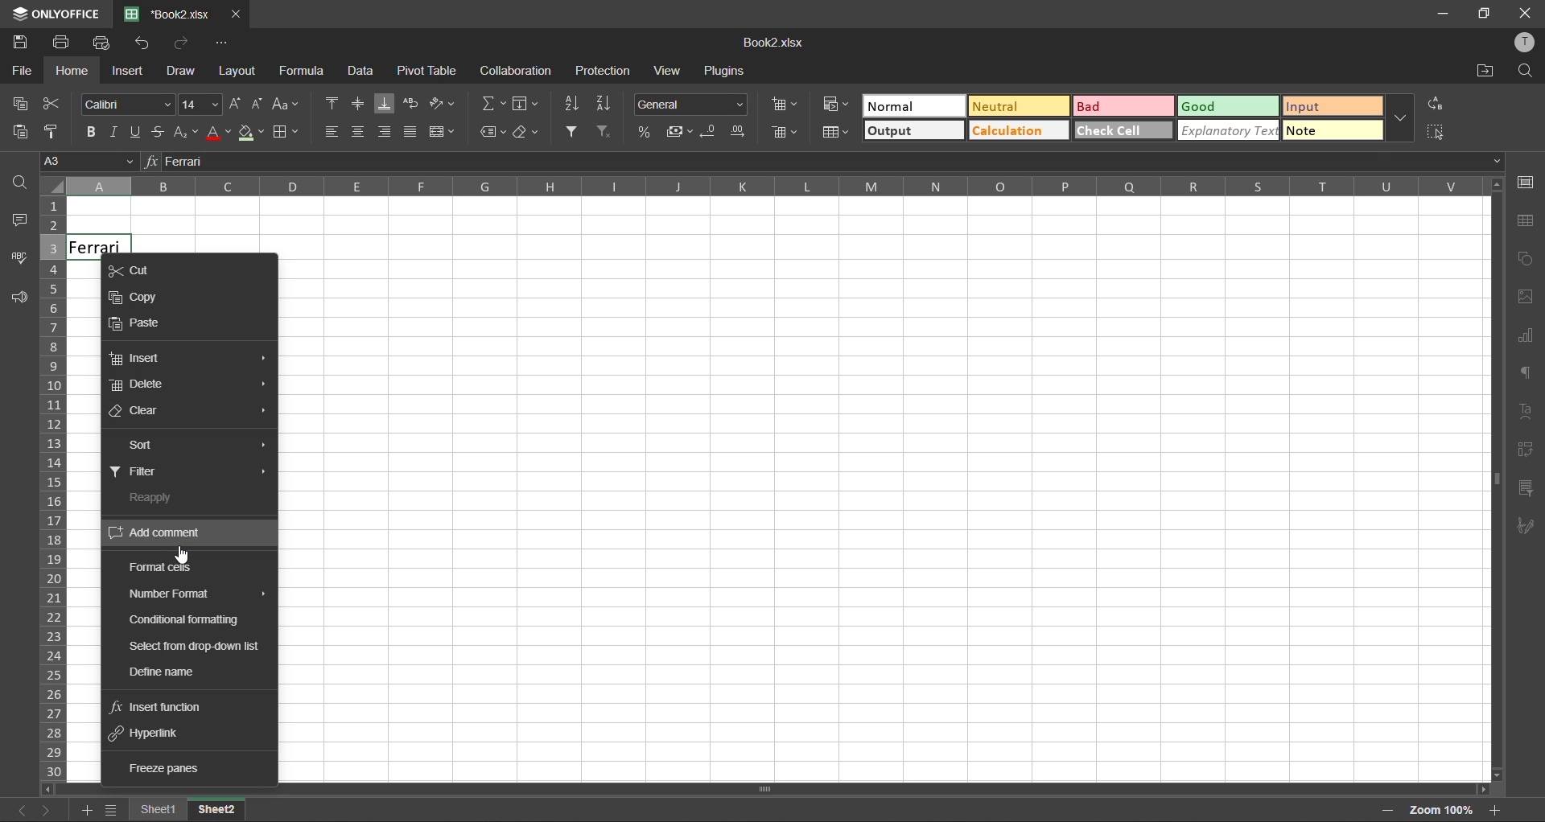 This screenshot has height=822, width=1545. I want to click on zoom in, so click(1498, 809).